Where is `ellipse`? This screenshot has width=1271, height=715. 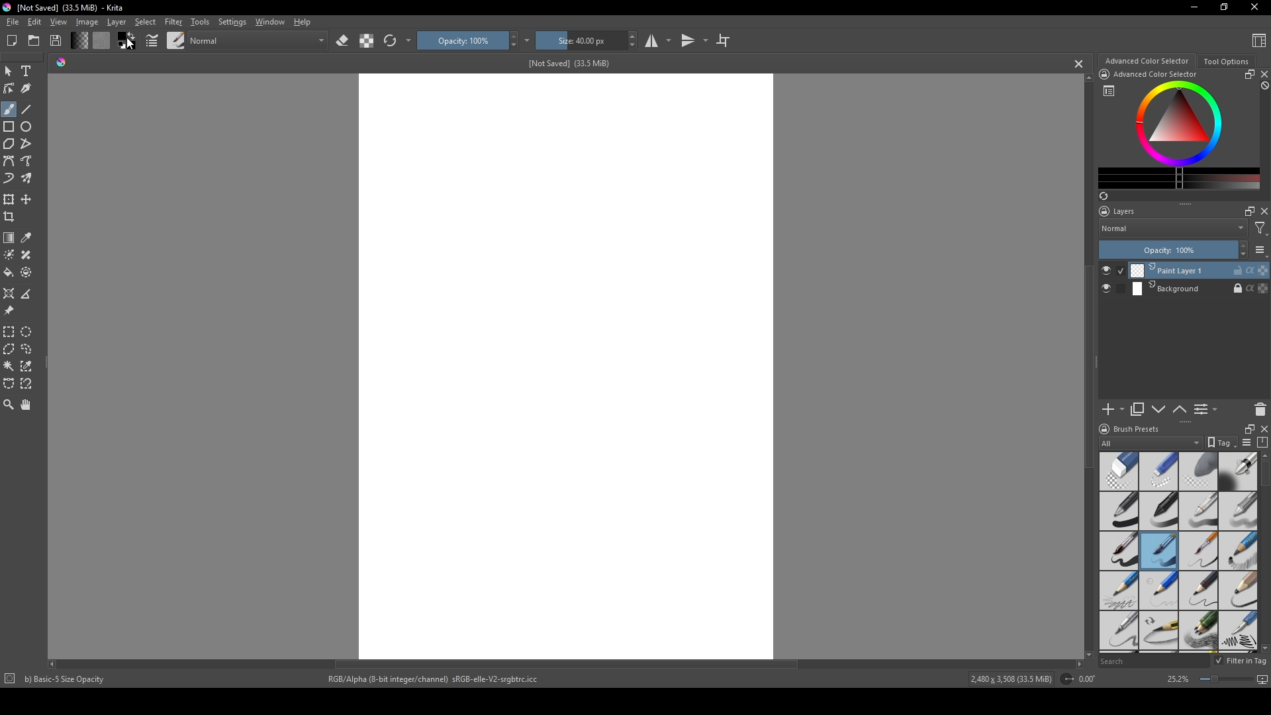
ellipse is located at coordinates (27, 126).